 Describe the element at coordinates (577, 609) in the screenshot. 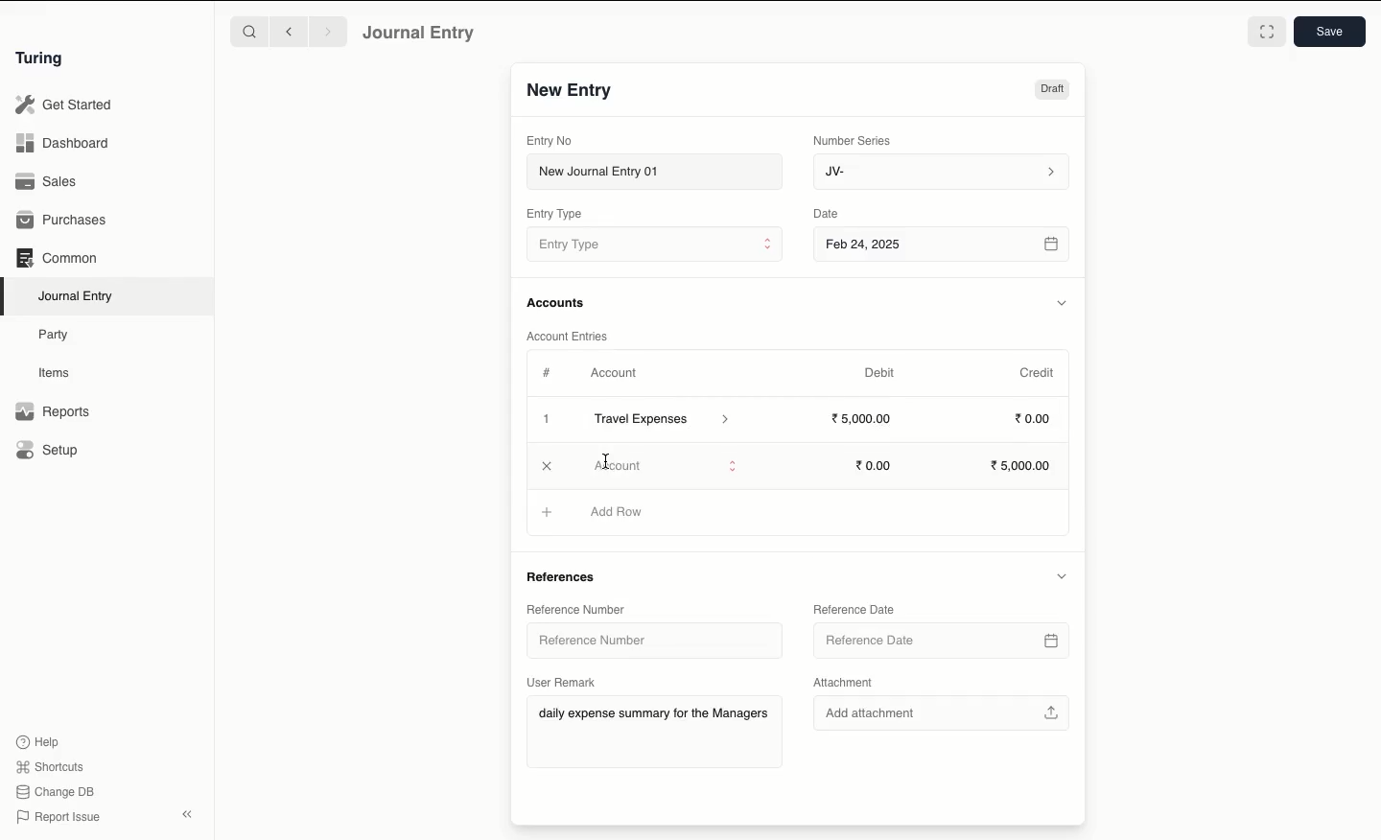

I see `Reference Number` at that location.